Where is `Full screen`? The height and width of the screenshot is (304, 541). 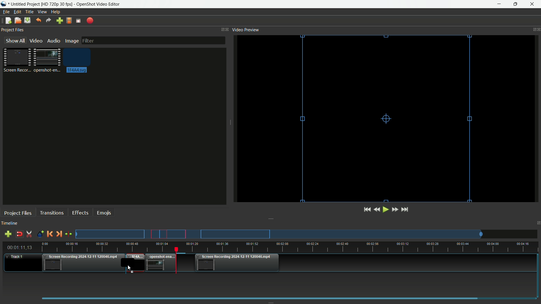 Full screen is located at coordinates (78, 21).